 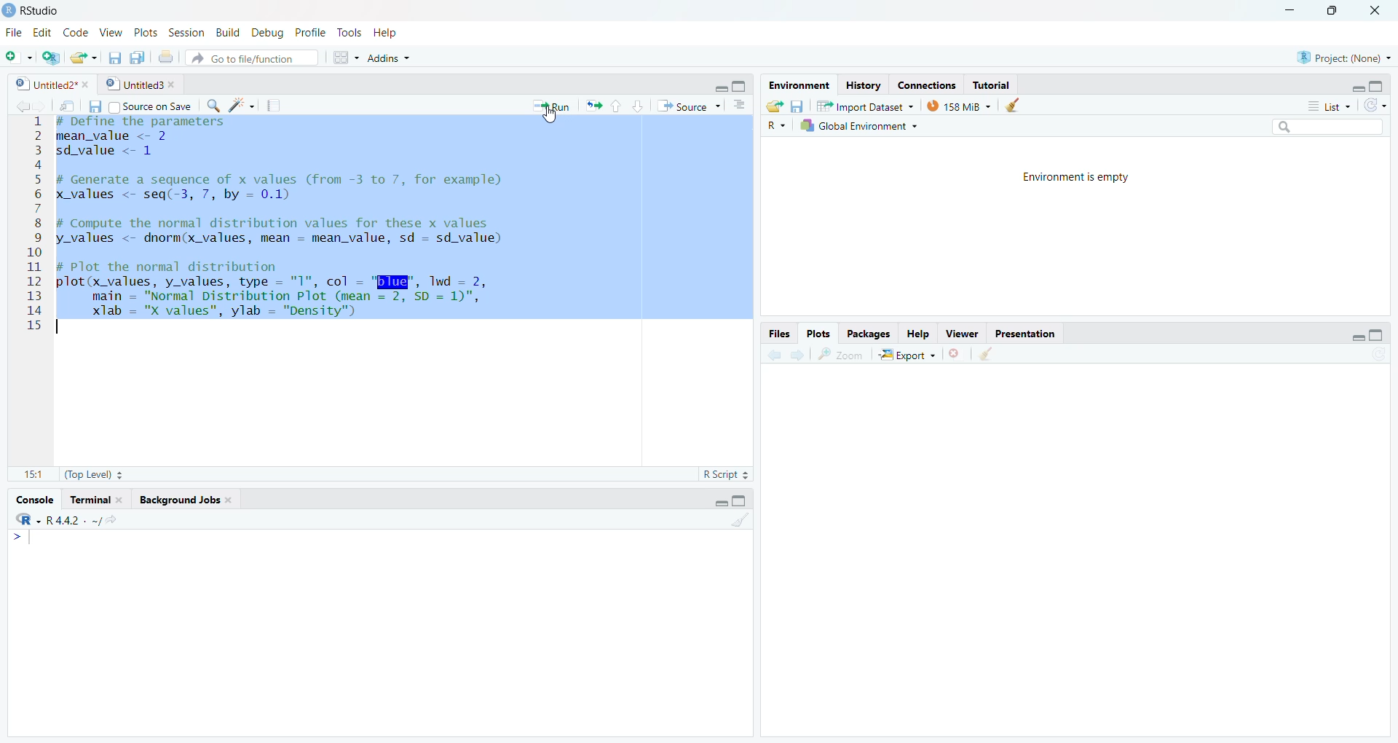 What do you see at coordinates (1336, 58) in the screenshot?
I see `U Project: (None) +` at bounding box center [1336, 58].